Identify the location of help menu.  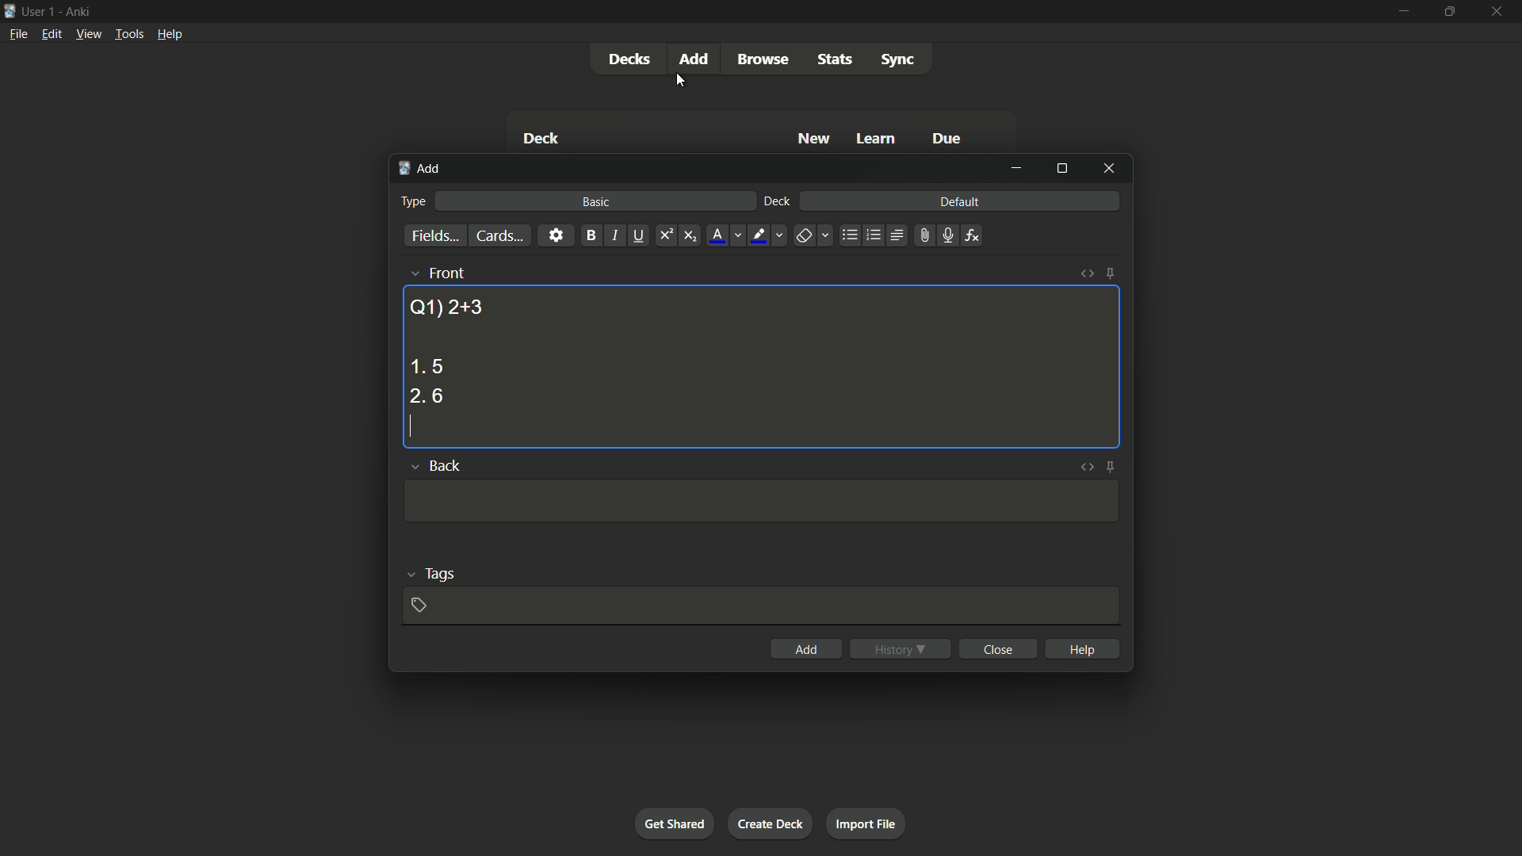
(169, 34).